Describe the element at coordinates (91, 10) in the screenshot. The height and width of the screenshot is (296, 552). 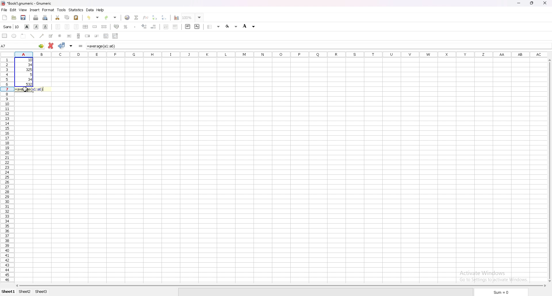
I see `data` at that location.